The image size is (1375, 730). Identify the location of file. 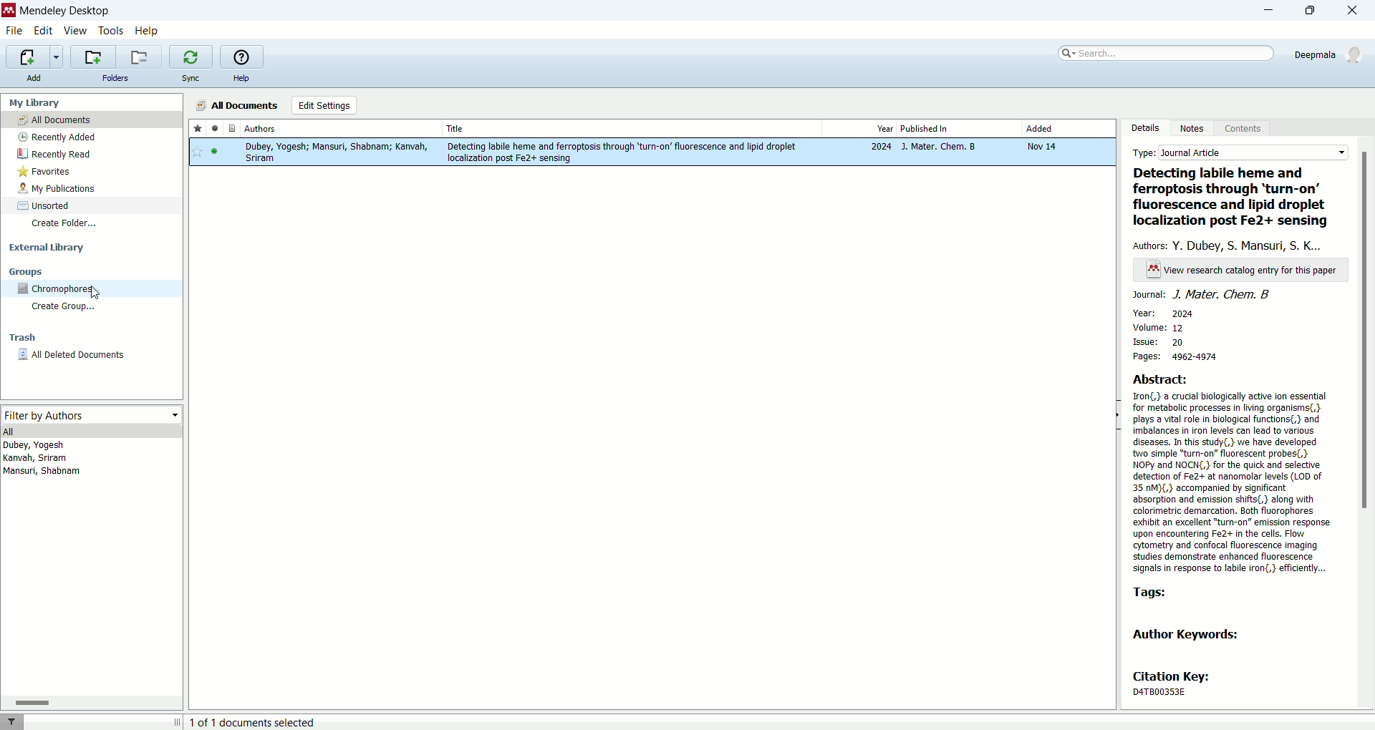
(14, 31).